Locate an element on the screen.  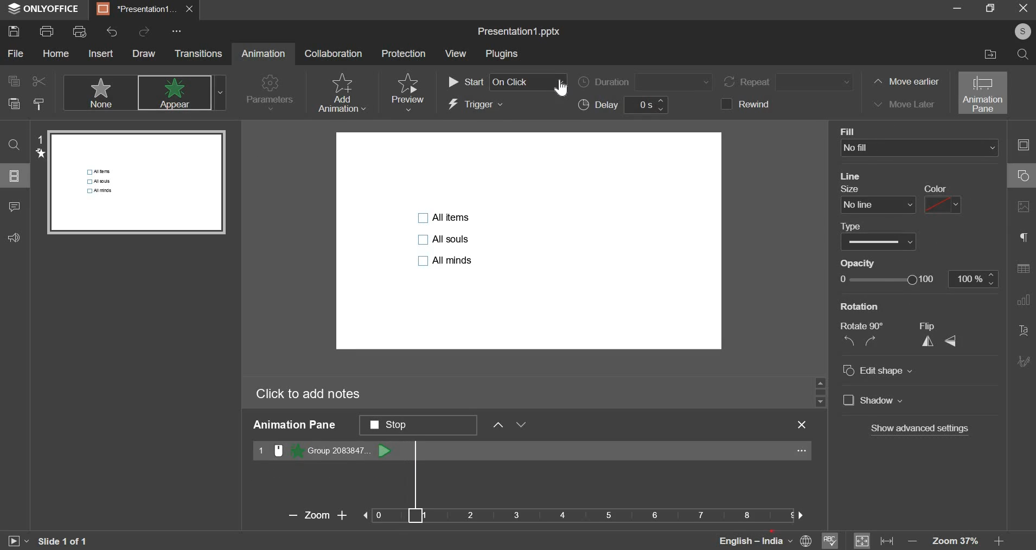
animation 1 is located at coordinates (324, 450).